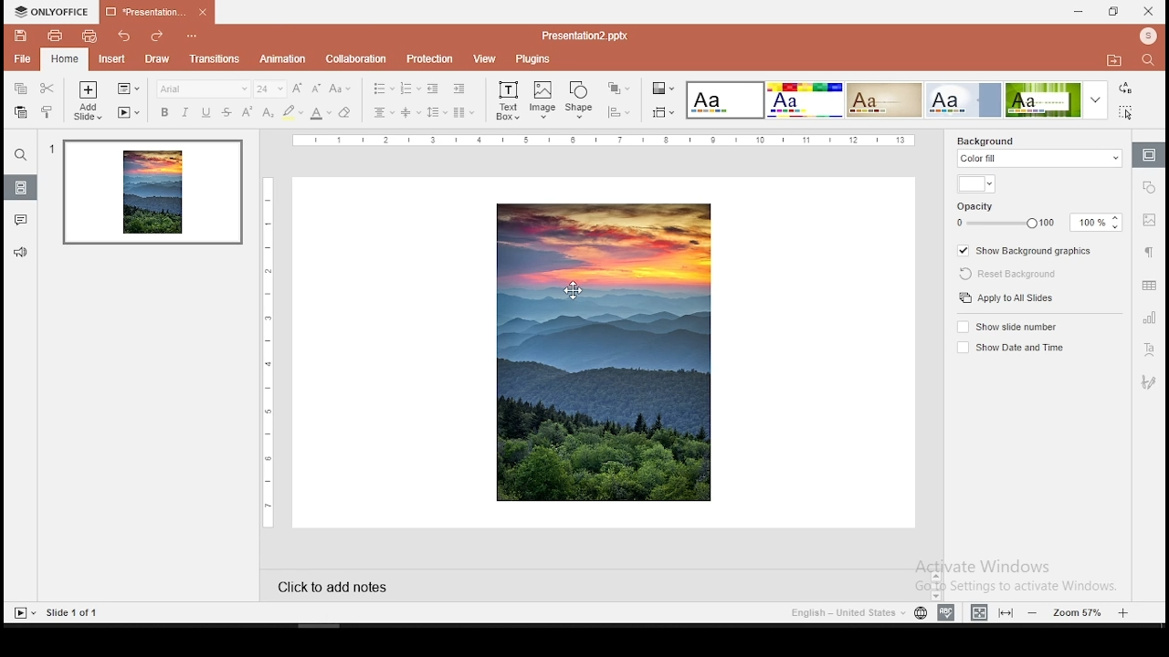 The image size is (1169, 657). What do you see at coordinates (359, 59) in the screenshot?
I see `collaboration` at bounding box center [359, 59].